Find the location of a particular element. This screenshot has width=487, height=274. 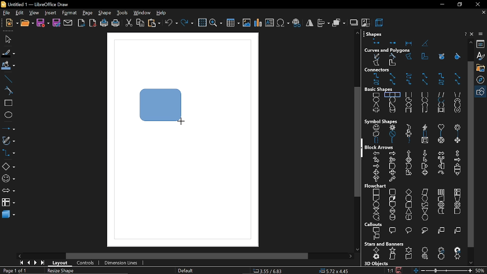

insert is located at coordinates (50, 13).